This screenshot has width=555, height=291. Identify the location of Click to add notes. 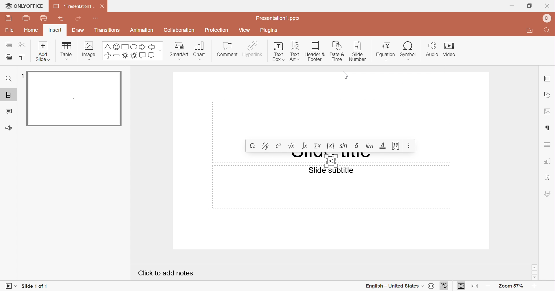
(165, 273).